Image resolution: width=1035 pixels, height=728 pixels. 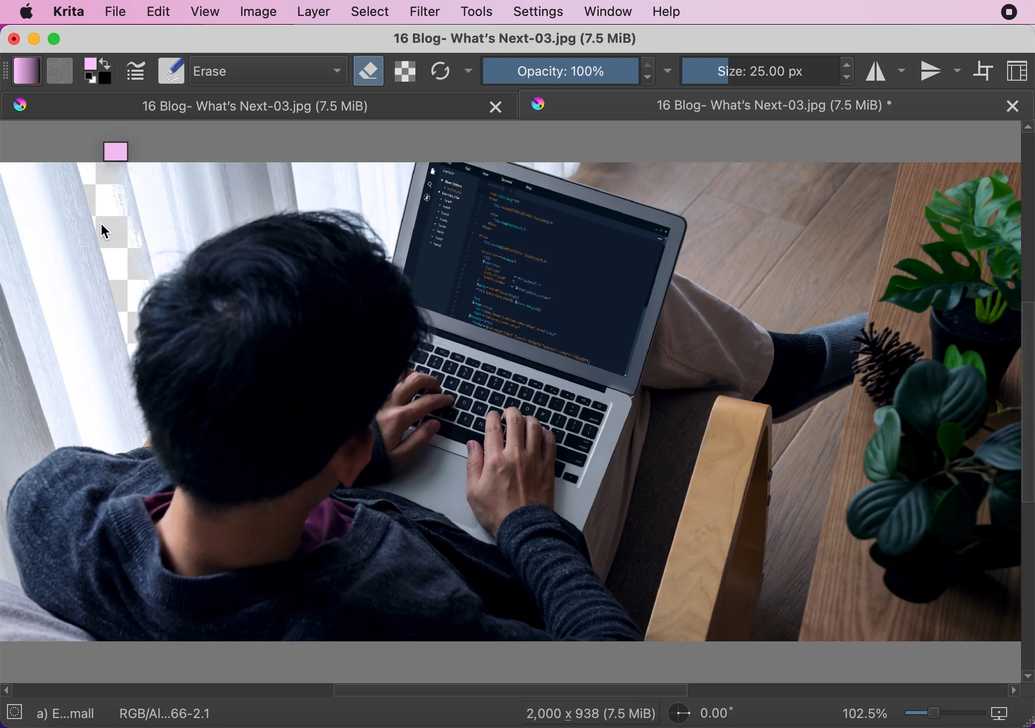 I want to click on mac logo, so click(x=26, y=11).